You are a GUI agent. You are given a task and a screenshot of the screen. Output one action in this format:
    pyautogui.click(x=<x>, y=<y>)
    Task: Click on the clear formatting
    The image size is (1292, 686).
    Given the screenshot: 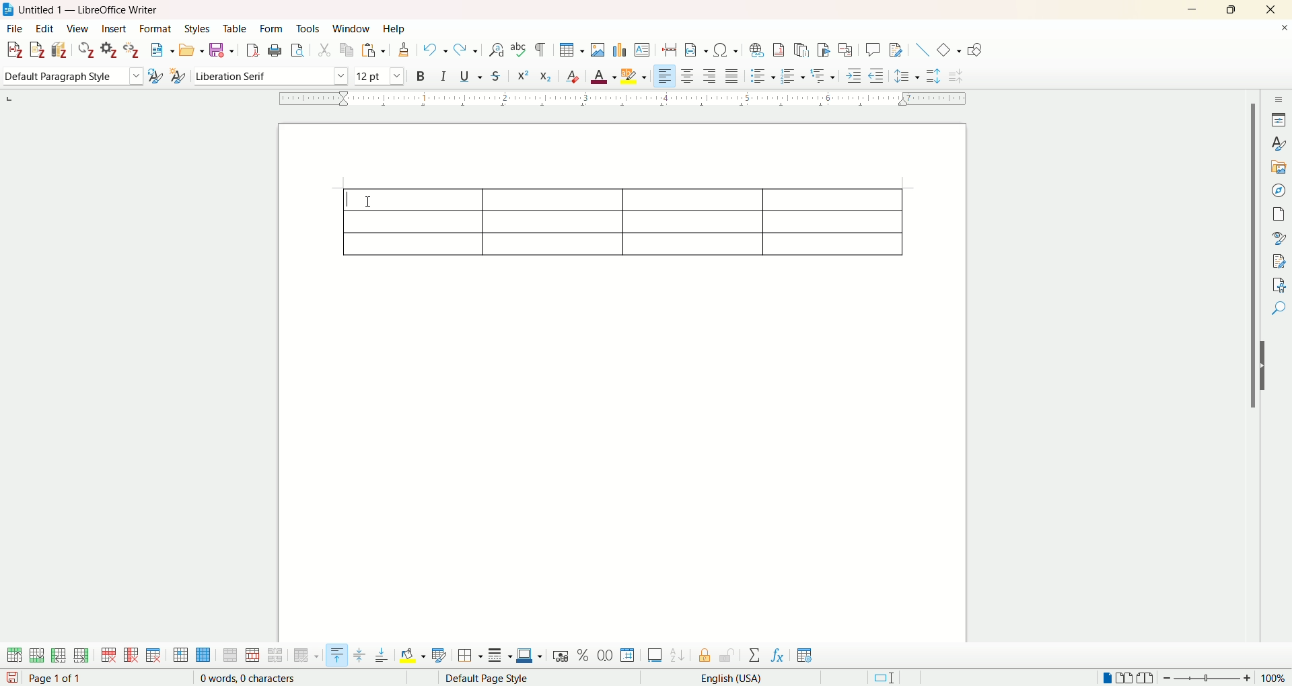 What is the action you would take?
    pyautogui.click(x=571, y=77)
    